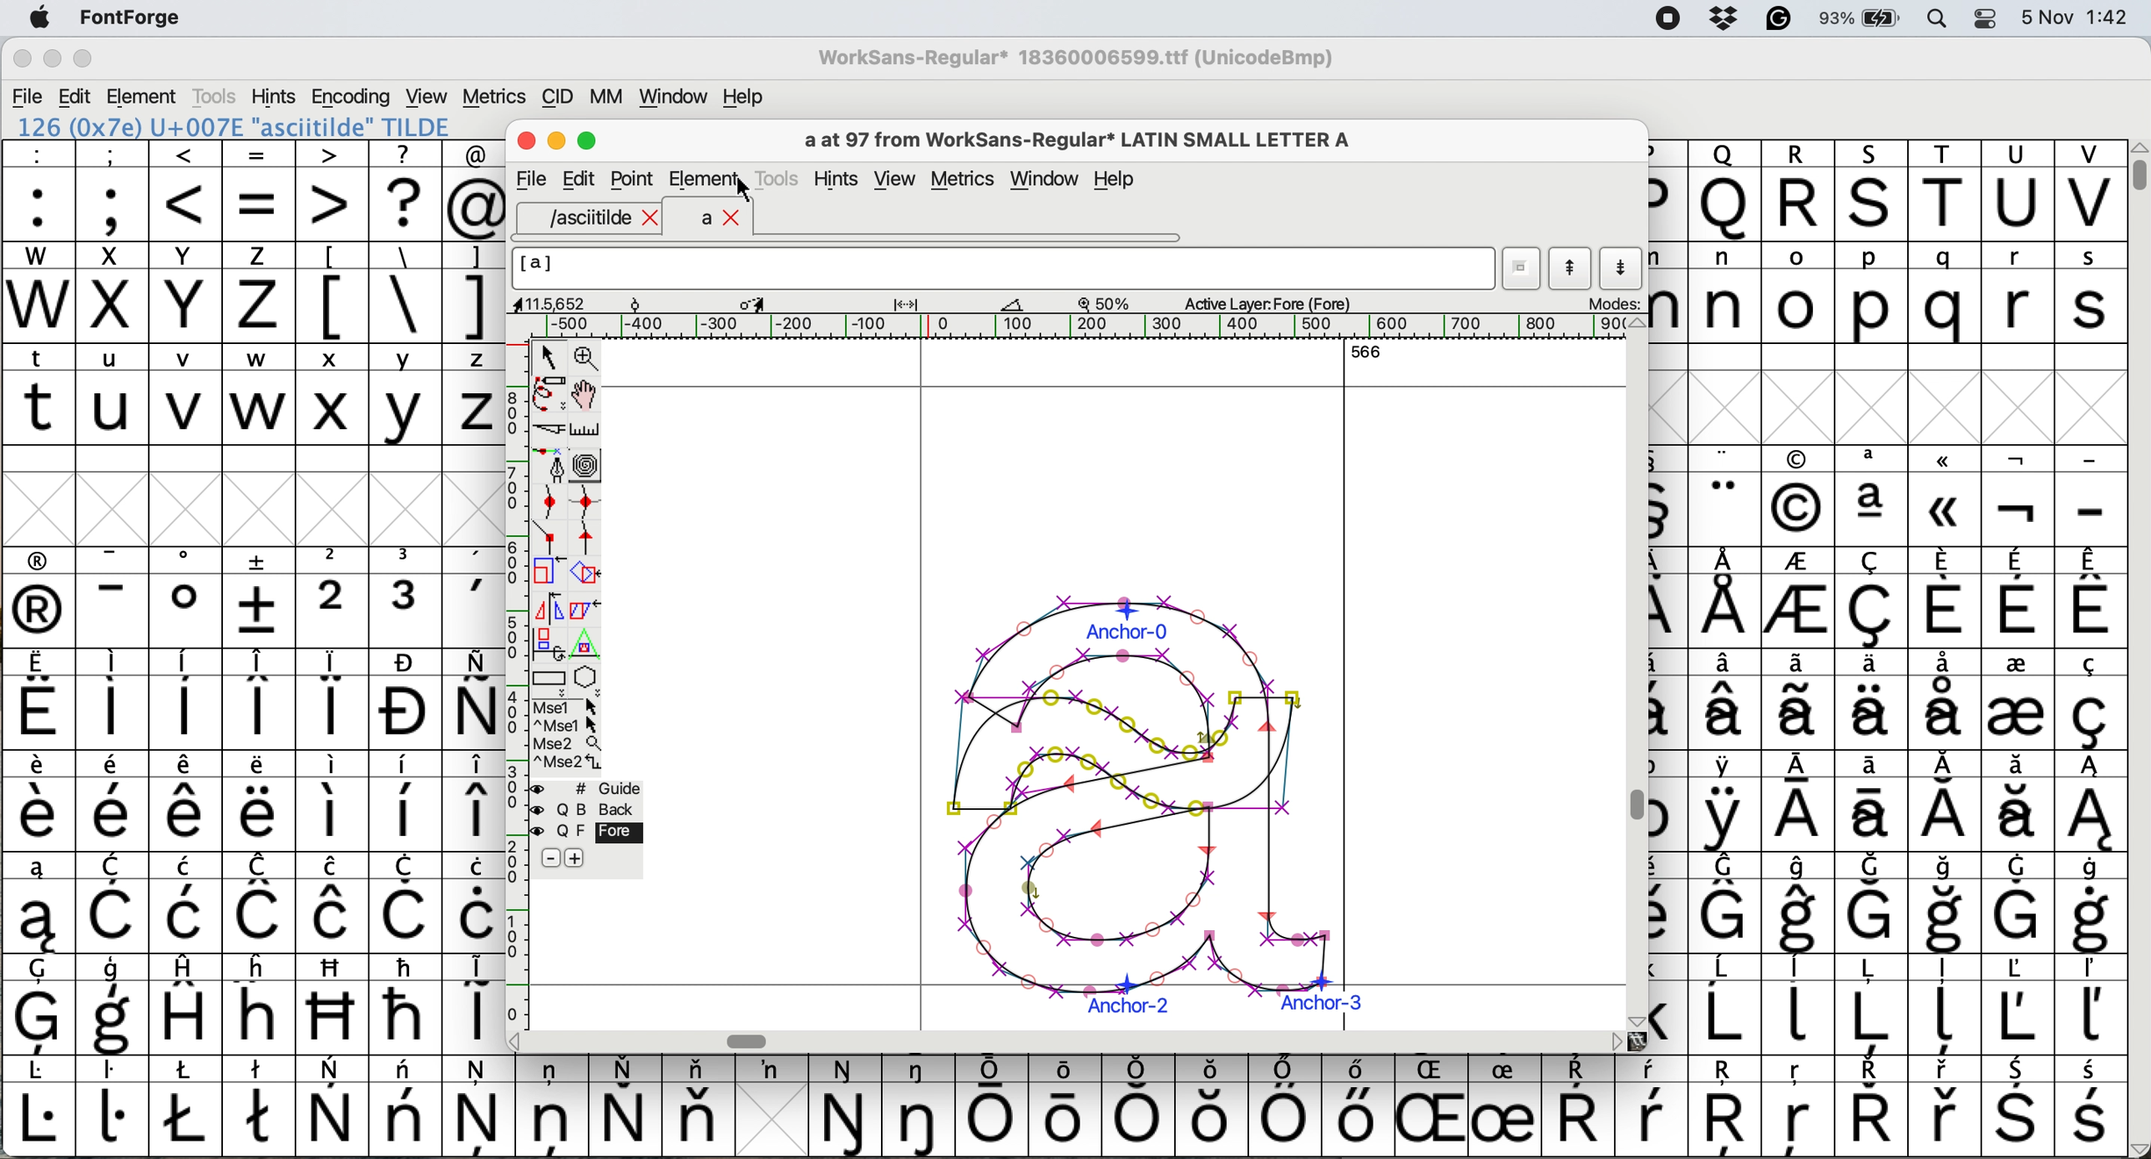 The width and height of the screenshot is (2151, 1159). I want to click on symbol, so click(1949, 1006).